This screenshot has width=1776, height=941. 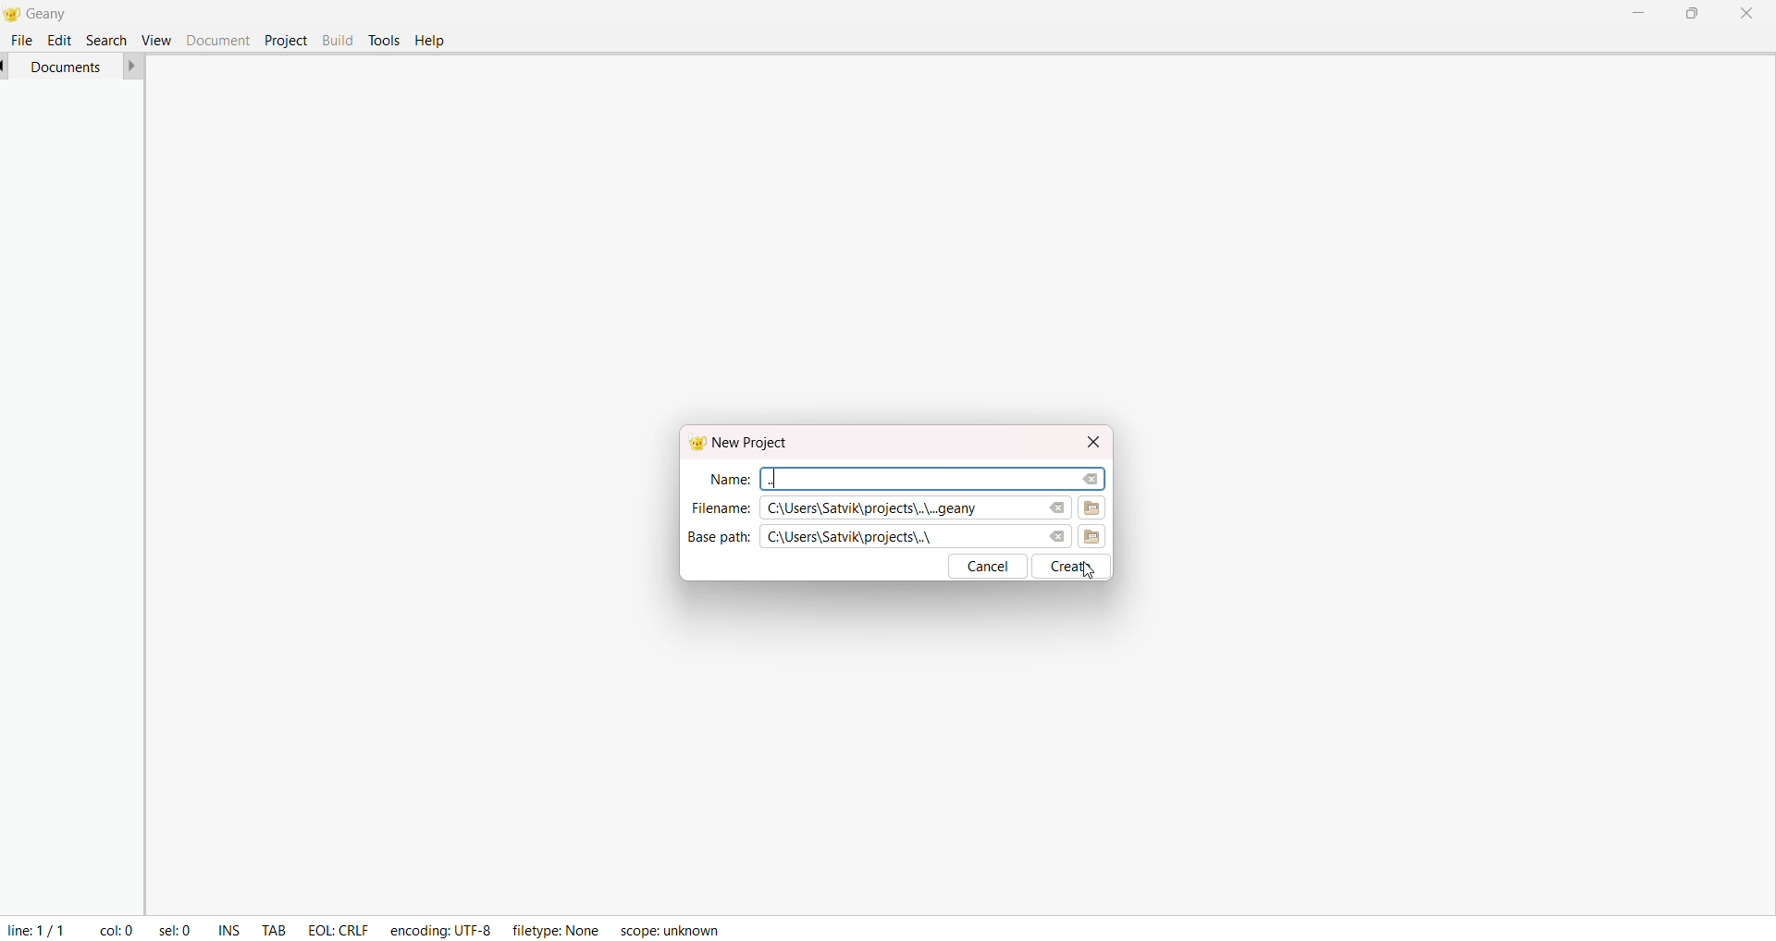 I want to click on document, so click(x=217, y=39).